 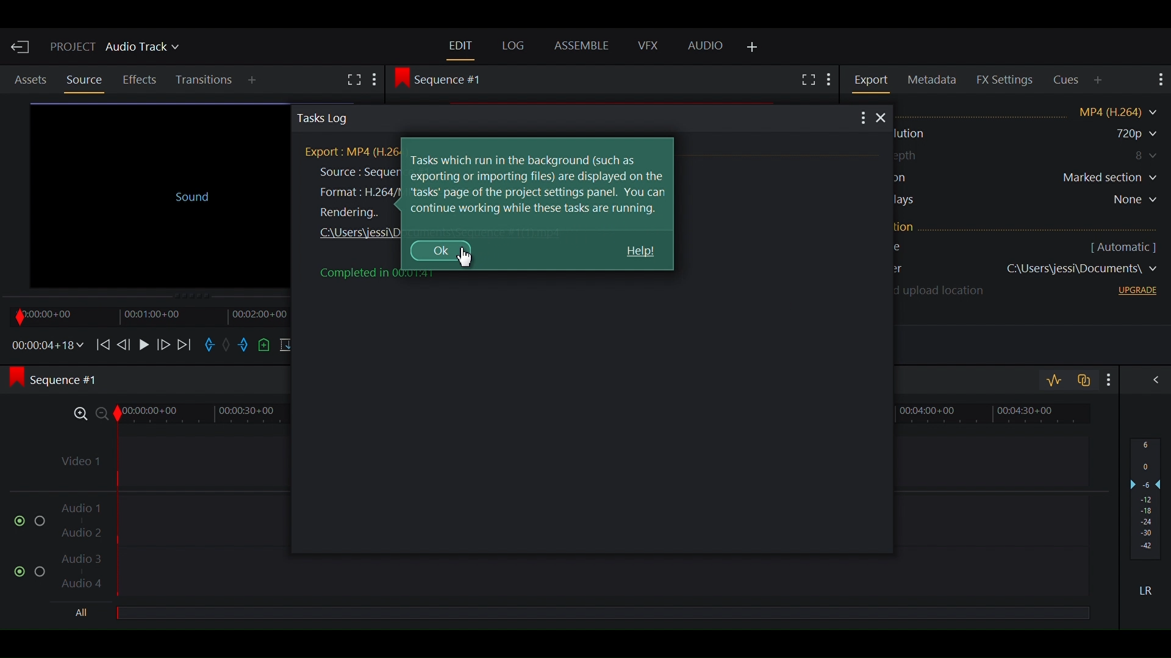 I want to click on Video Track, so click(x=571, y=457).